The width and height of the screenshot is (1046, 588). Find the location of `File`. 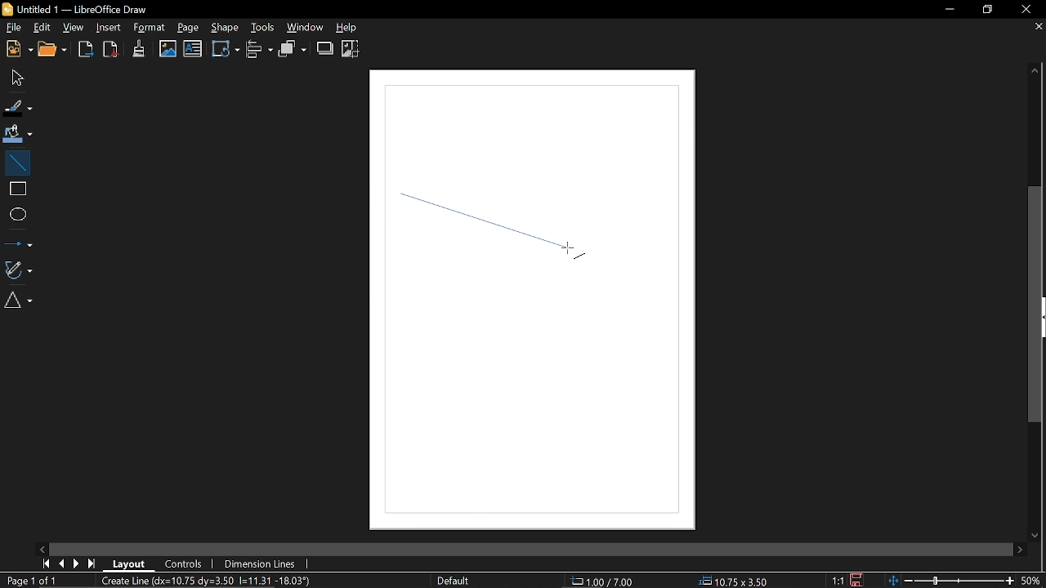

File is located at coordinates (13, 27).